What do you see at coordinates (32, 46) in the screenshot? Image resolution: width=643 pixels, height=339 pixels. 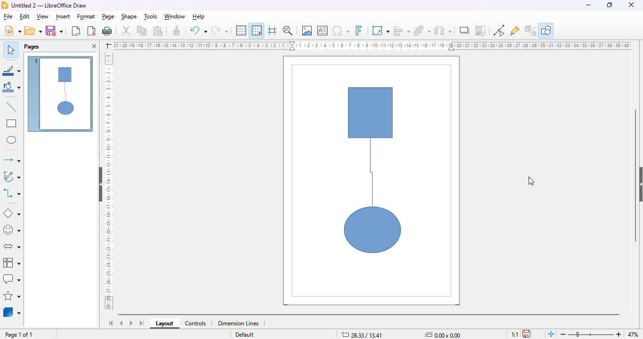 I see `pages` at bounding box center [32, 46].